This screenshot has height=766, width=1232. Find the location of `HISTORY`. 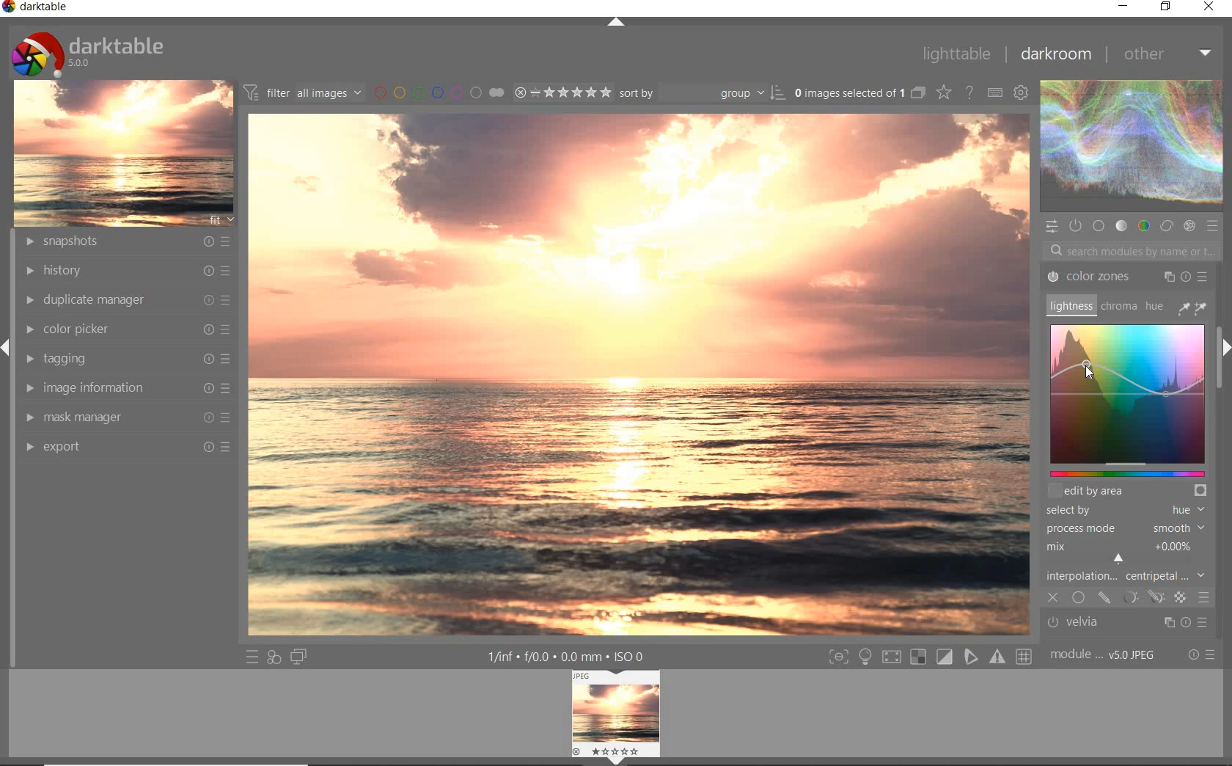

HISTORY is located at coordinates (126, 271).